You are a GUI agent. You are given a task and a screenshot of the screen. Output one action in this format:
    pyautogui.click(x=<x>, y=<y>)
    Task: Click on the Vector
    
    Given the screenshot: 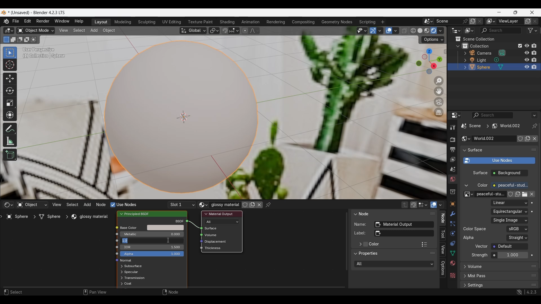 What is the action you would take?
    pyautogui.click(x=509, y=246)
    